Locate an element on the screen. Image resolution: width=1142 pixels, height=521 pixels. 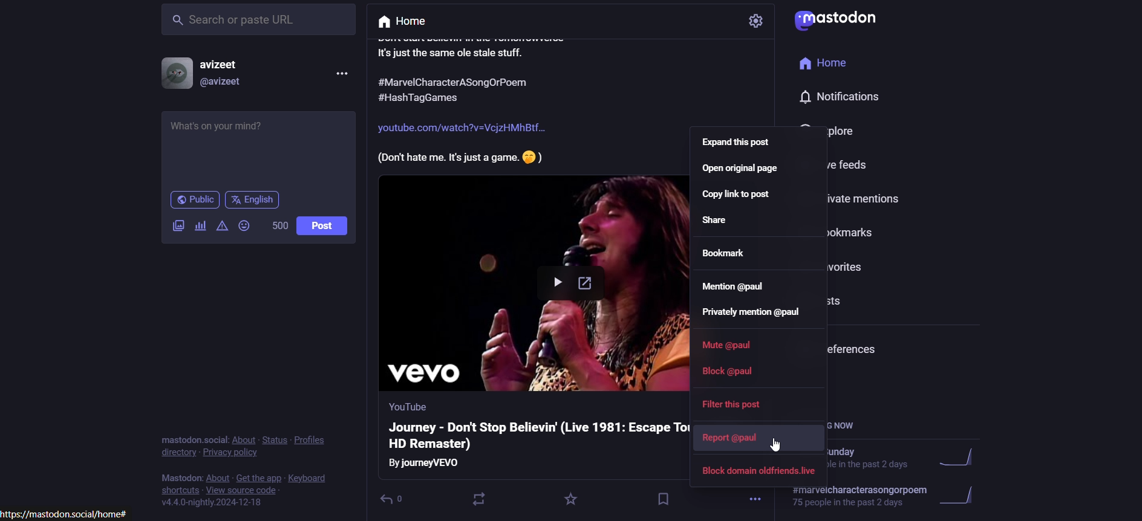
favorites is located at coordinates (570, 499).